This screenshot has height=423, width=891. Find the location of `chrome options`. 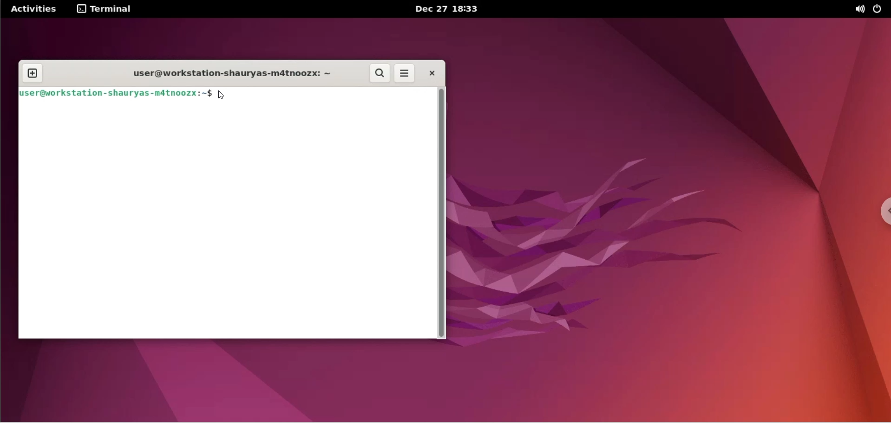

chrome options is located at coordinates (882, 213).